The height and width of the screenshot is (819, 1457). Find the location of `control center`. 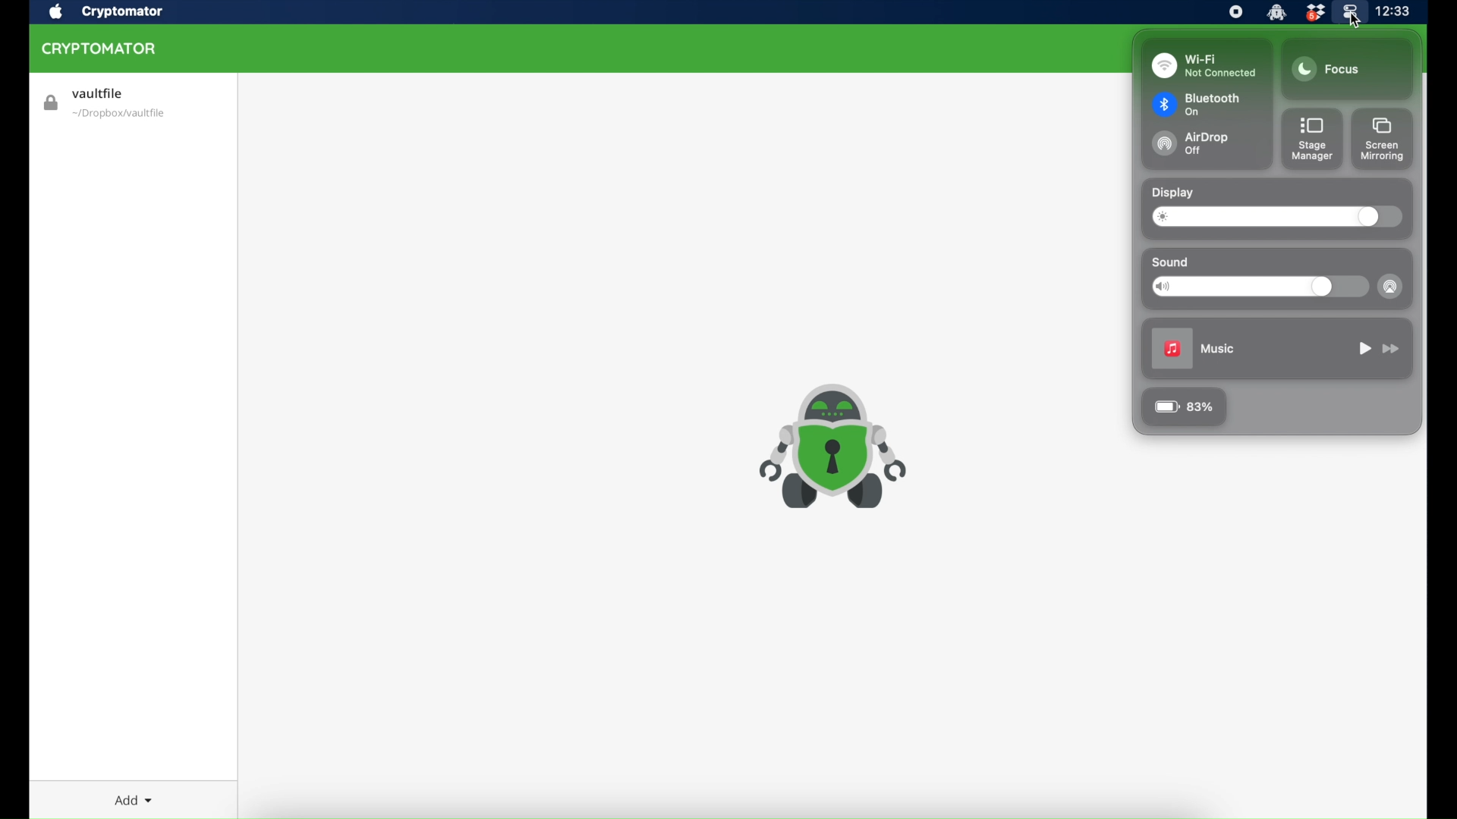

control center is located at coordinates (1348, 11).